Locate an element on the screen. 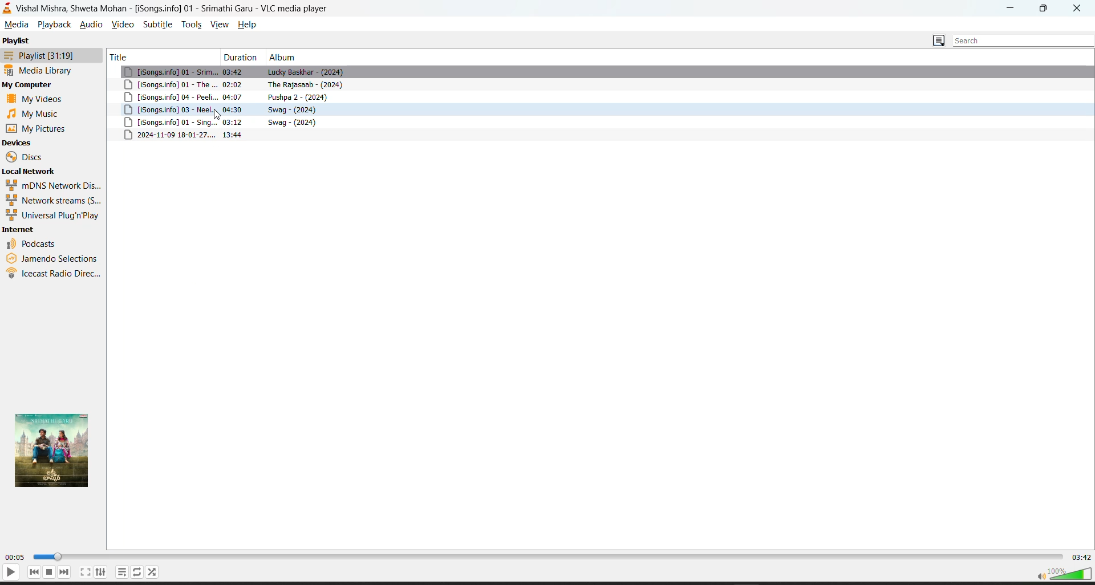 This screenshot has width=1095, height=585. duration is located at coordinates (241, 56).